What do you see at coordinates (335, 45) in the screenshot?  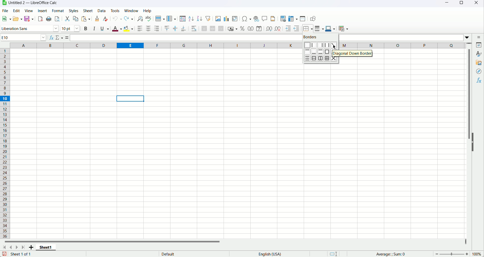 I see `Diagonal down border` at bounding box center [335, 45].